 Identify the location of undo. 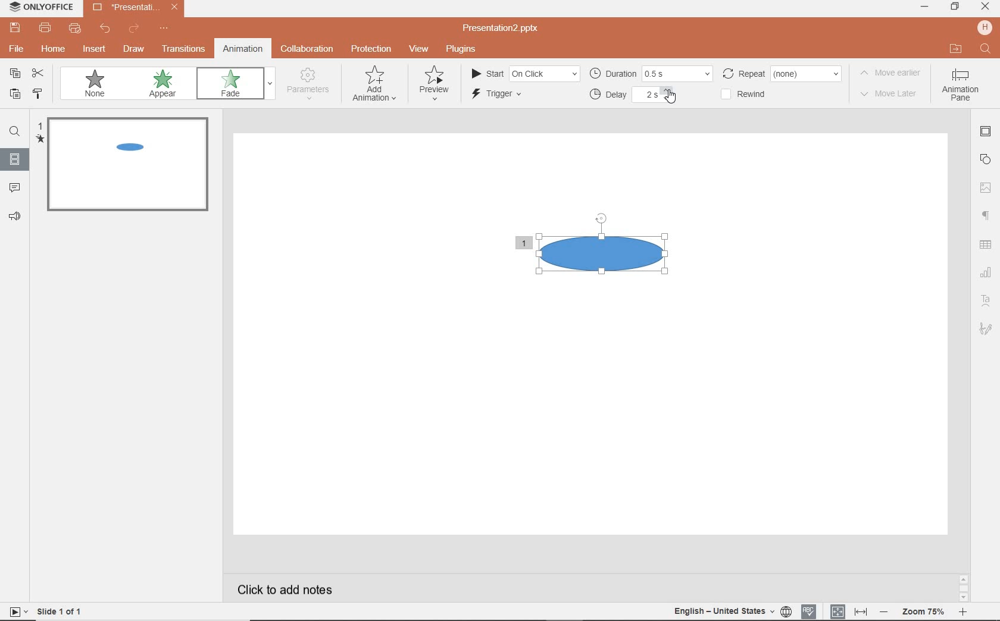
(107, 28).